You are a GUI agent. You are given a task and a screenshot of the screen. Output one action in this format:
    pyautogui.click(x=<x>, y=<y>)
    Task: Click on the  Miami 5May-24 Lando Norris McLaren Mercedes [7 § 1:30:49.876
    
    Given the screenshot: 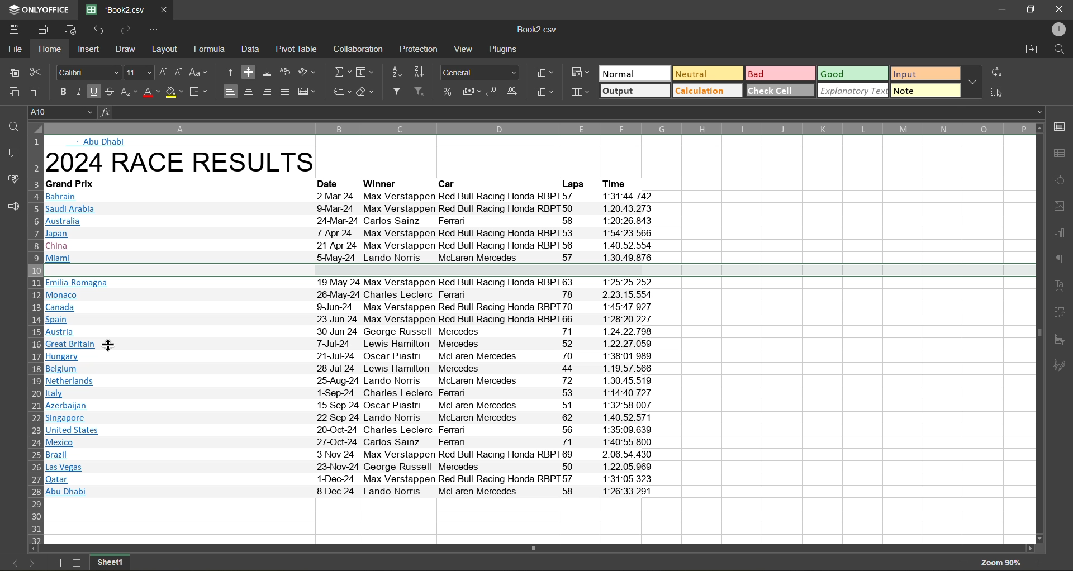 What is the action you would take?
    pyautogui.click(x=353, y=257)
    